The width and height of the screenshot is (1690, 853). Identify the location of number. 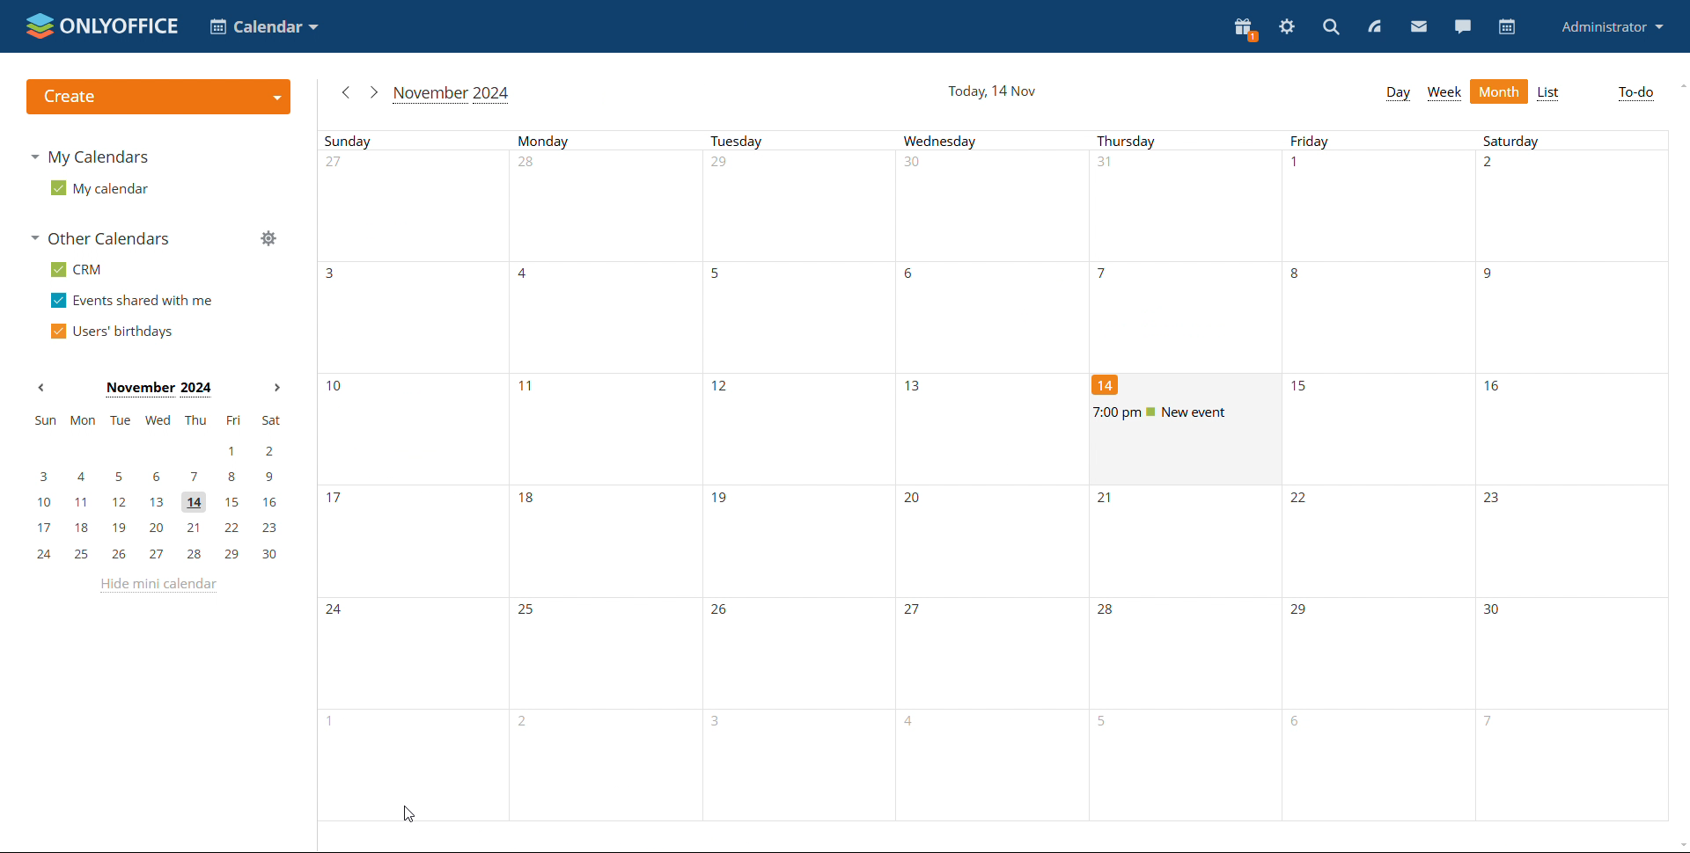
(1300, 723).